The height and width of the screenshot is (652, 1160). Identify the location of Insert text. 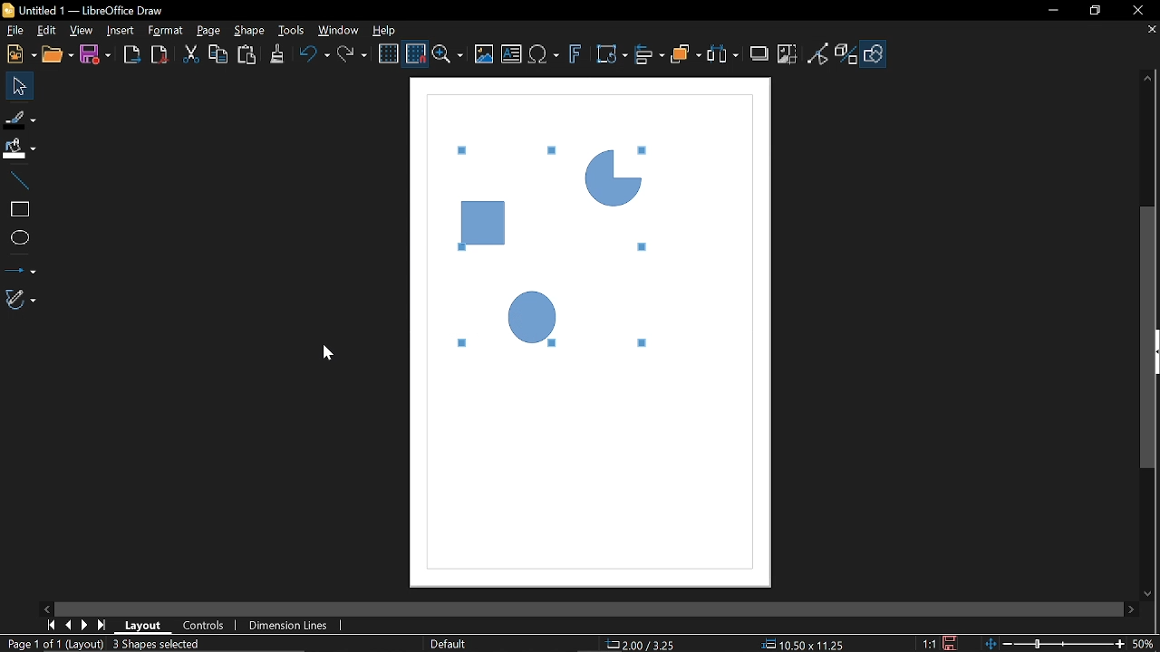
(510, 54).